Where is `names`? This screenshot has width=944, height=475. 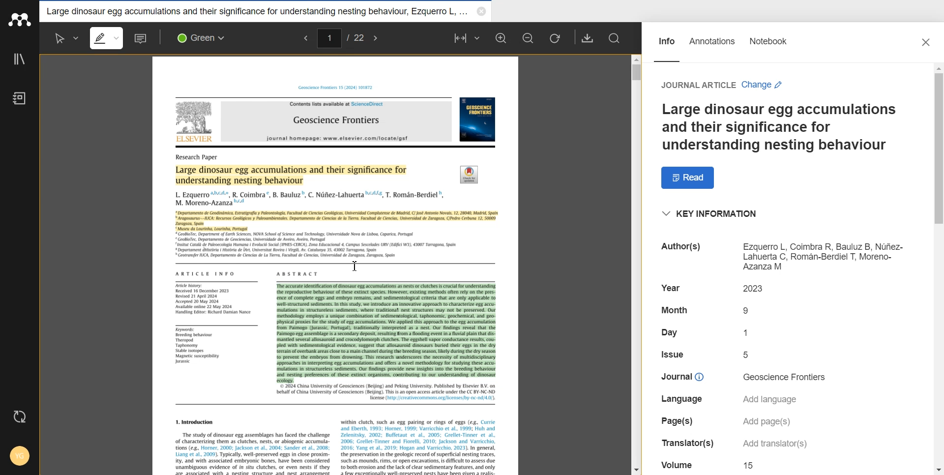
names is located at coordinates (309, 198).